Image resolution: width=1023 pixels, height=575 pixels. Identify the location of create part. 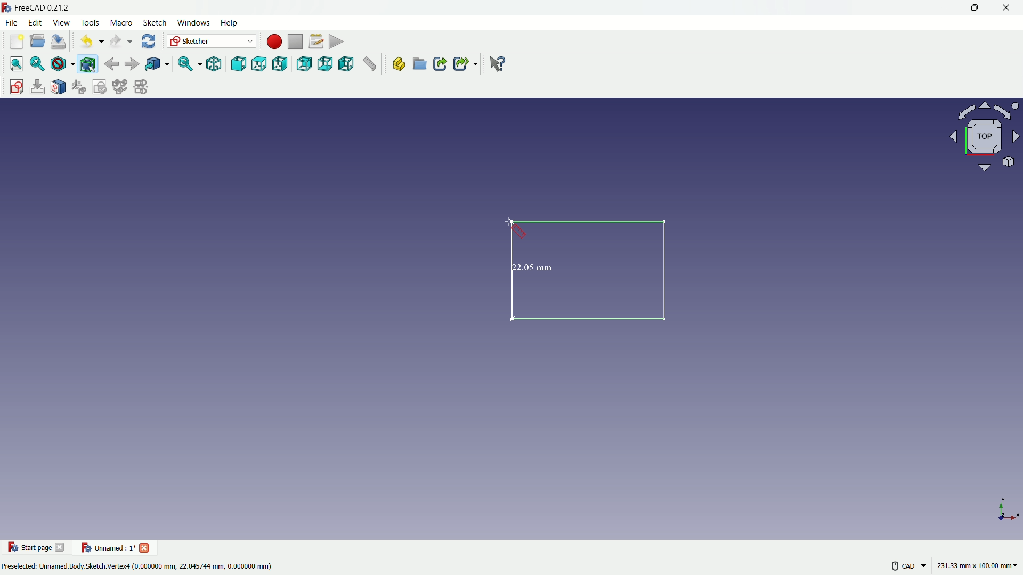
(396, 65).